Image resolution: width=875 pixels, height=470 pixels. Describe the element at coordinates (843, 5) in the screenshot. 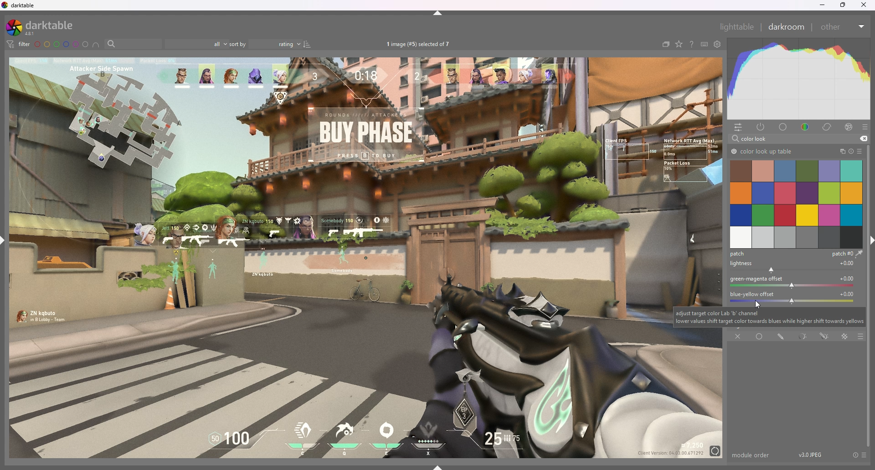

I see `resize` at that location.